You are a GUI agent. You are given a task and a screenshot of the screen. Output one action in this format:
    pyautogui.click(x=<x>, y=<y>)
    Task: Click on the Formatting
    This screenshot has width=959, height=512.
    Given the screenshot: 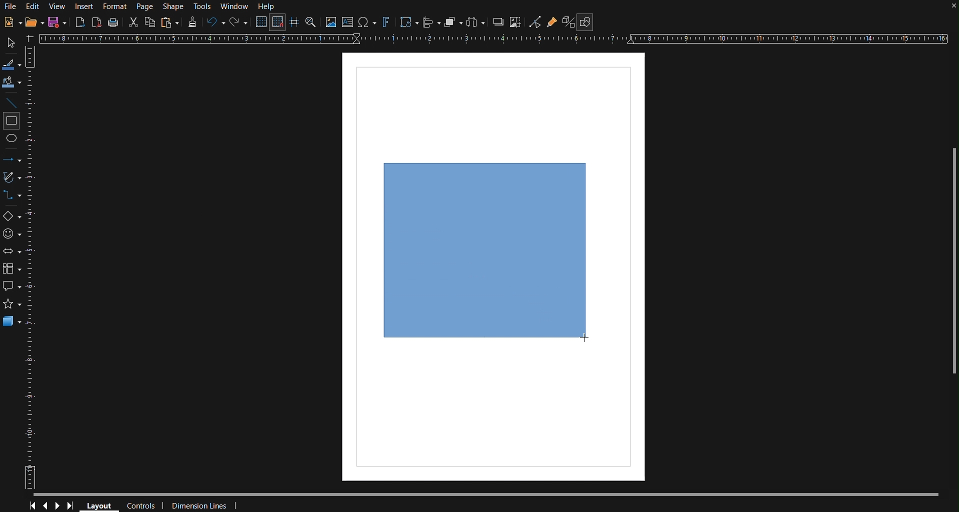 What is the action you would take?
    pyautogui.click(x=191, y=22)
    